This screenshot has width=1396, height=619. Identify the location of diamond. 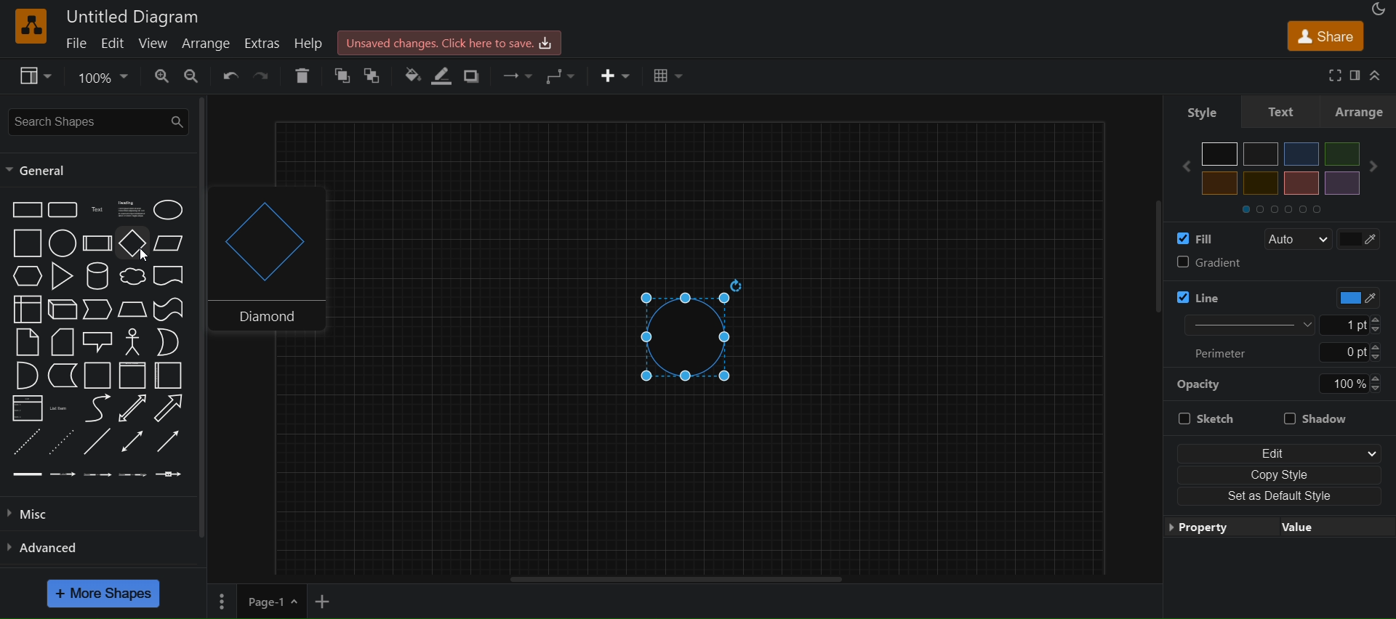
(132, 245).